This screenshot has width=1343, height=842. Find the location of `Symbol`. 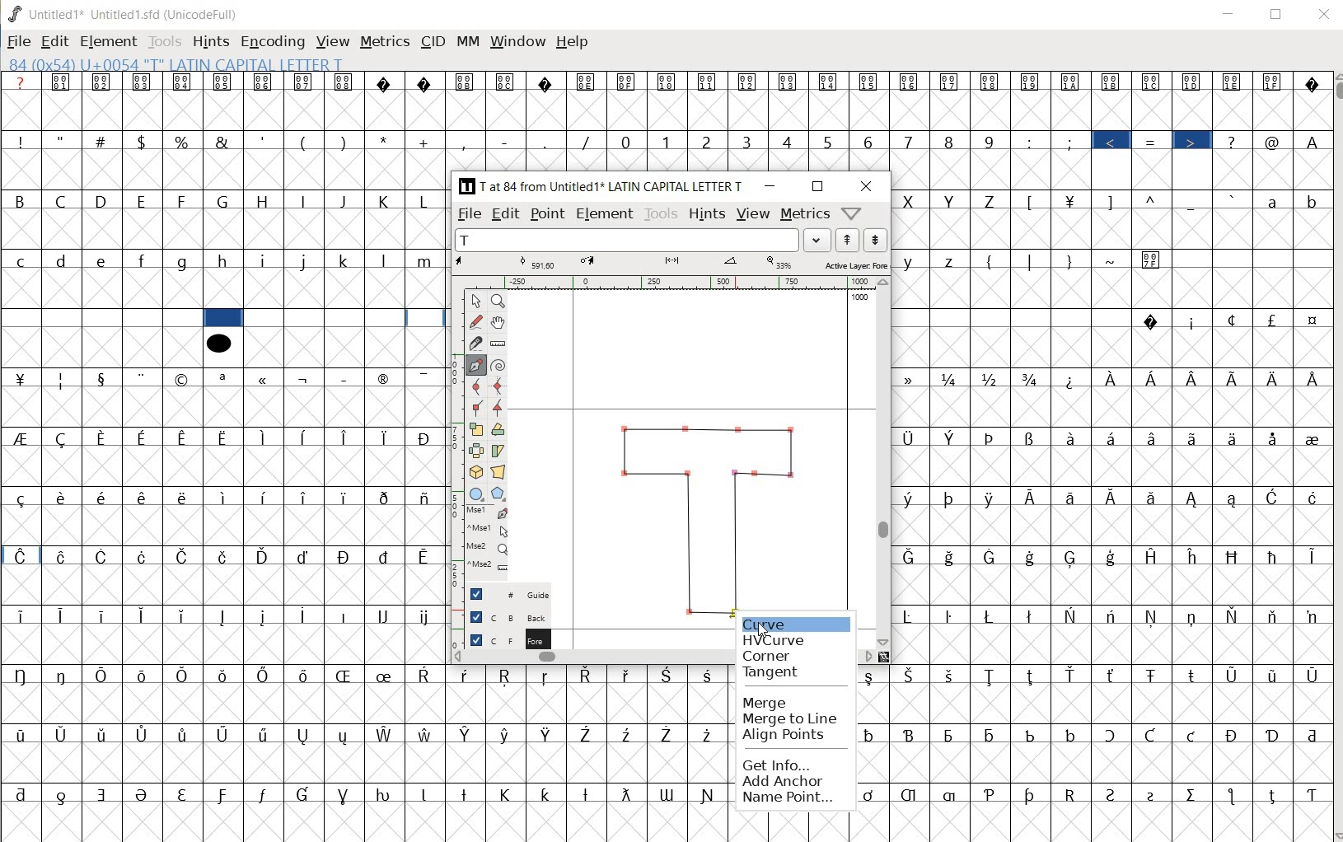

Symbol is located at coordinates (1153, 260).